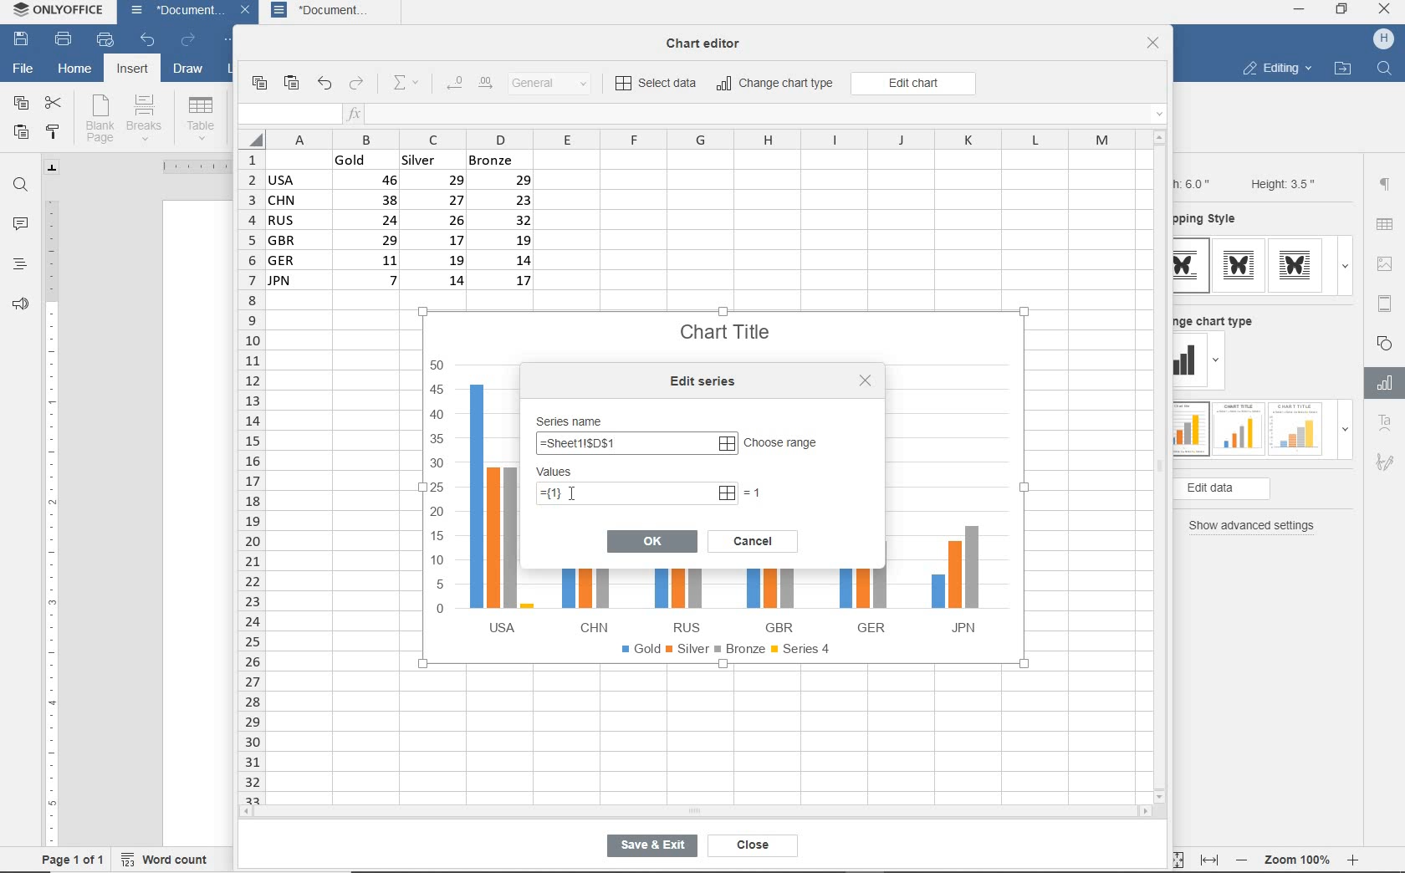 The height and width of the screenshot is (873, 1405). I want to click on close, so click(248, 13).